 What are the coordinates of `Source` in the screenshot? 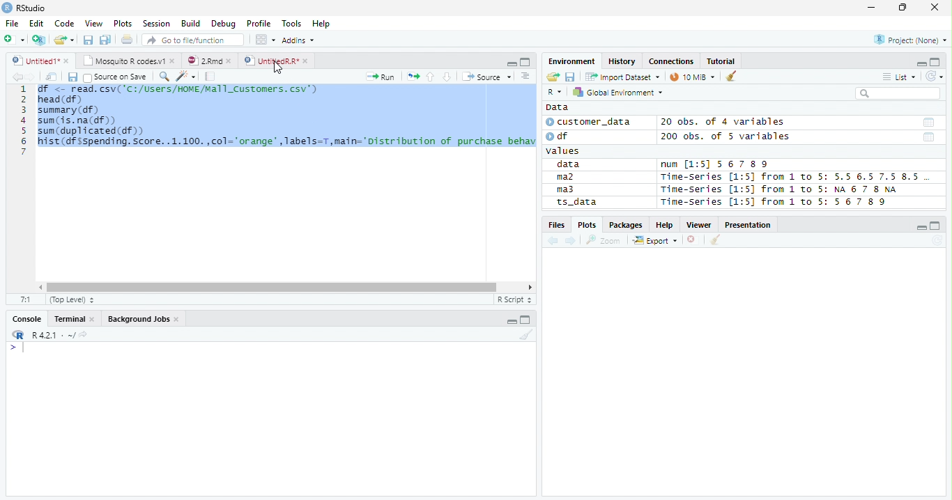 It's located at (485, 77).